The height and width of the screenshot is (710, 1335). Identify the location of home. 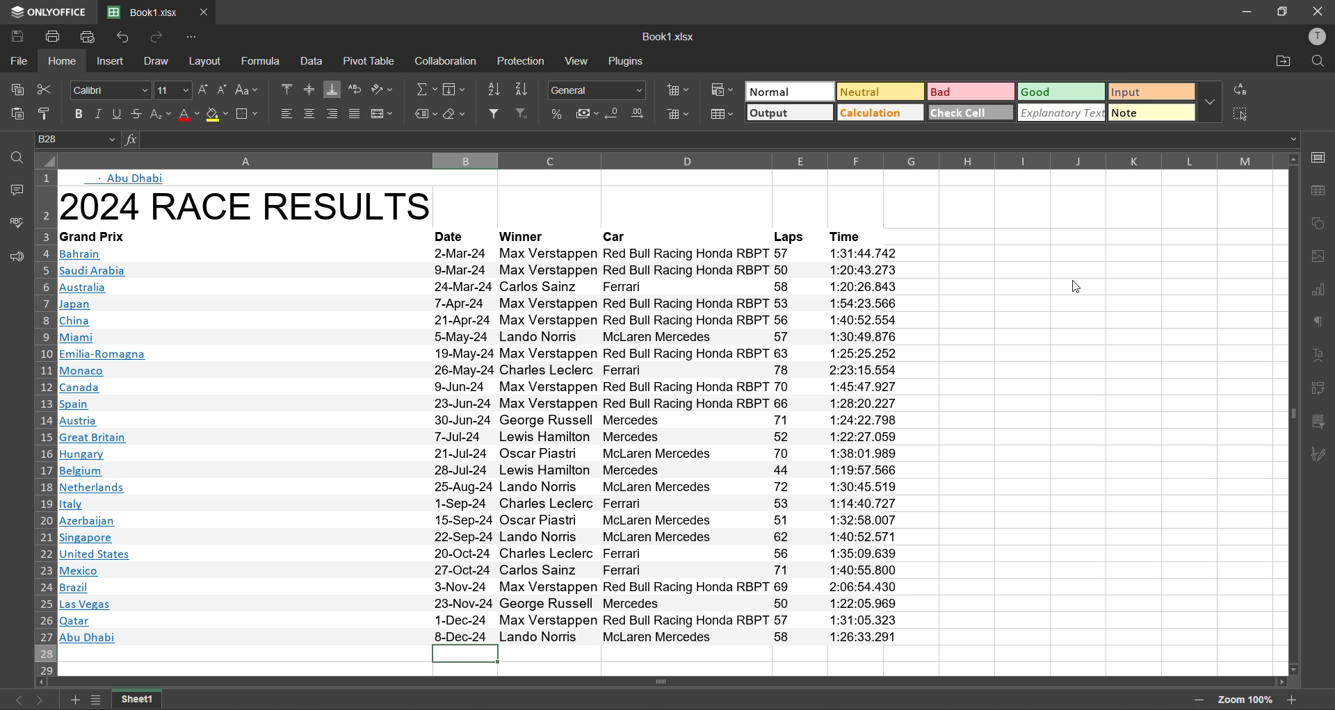
(63, 63).